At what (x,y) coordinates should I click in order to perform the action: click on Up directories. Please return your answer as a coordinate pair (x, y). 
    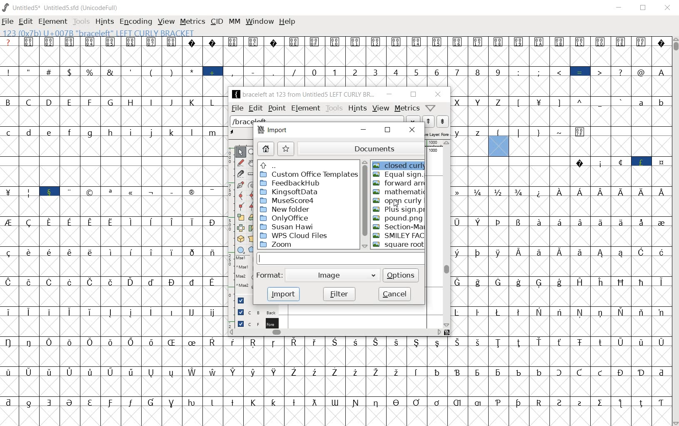
    Looking at the image, I should click on (308, 165).